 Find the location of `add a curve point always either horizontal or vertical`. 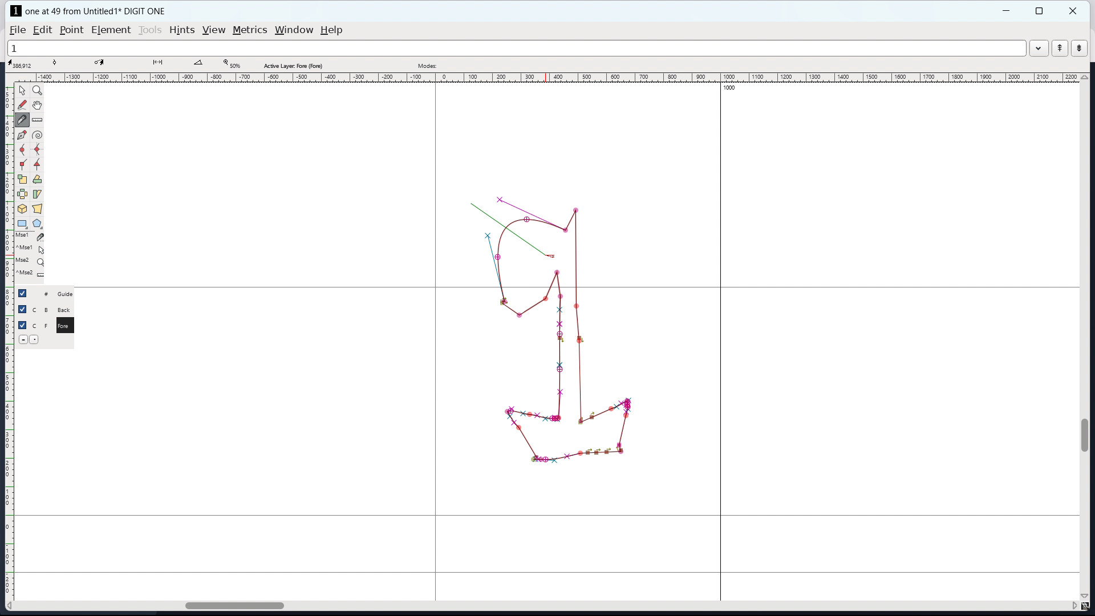

add a curve point always either horizontal or vertical is located at coordinates (37, 149).